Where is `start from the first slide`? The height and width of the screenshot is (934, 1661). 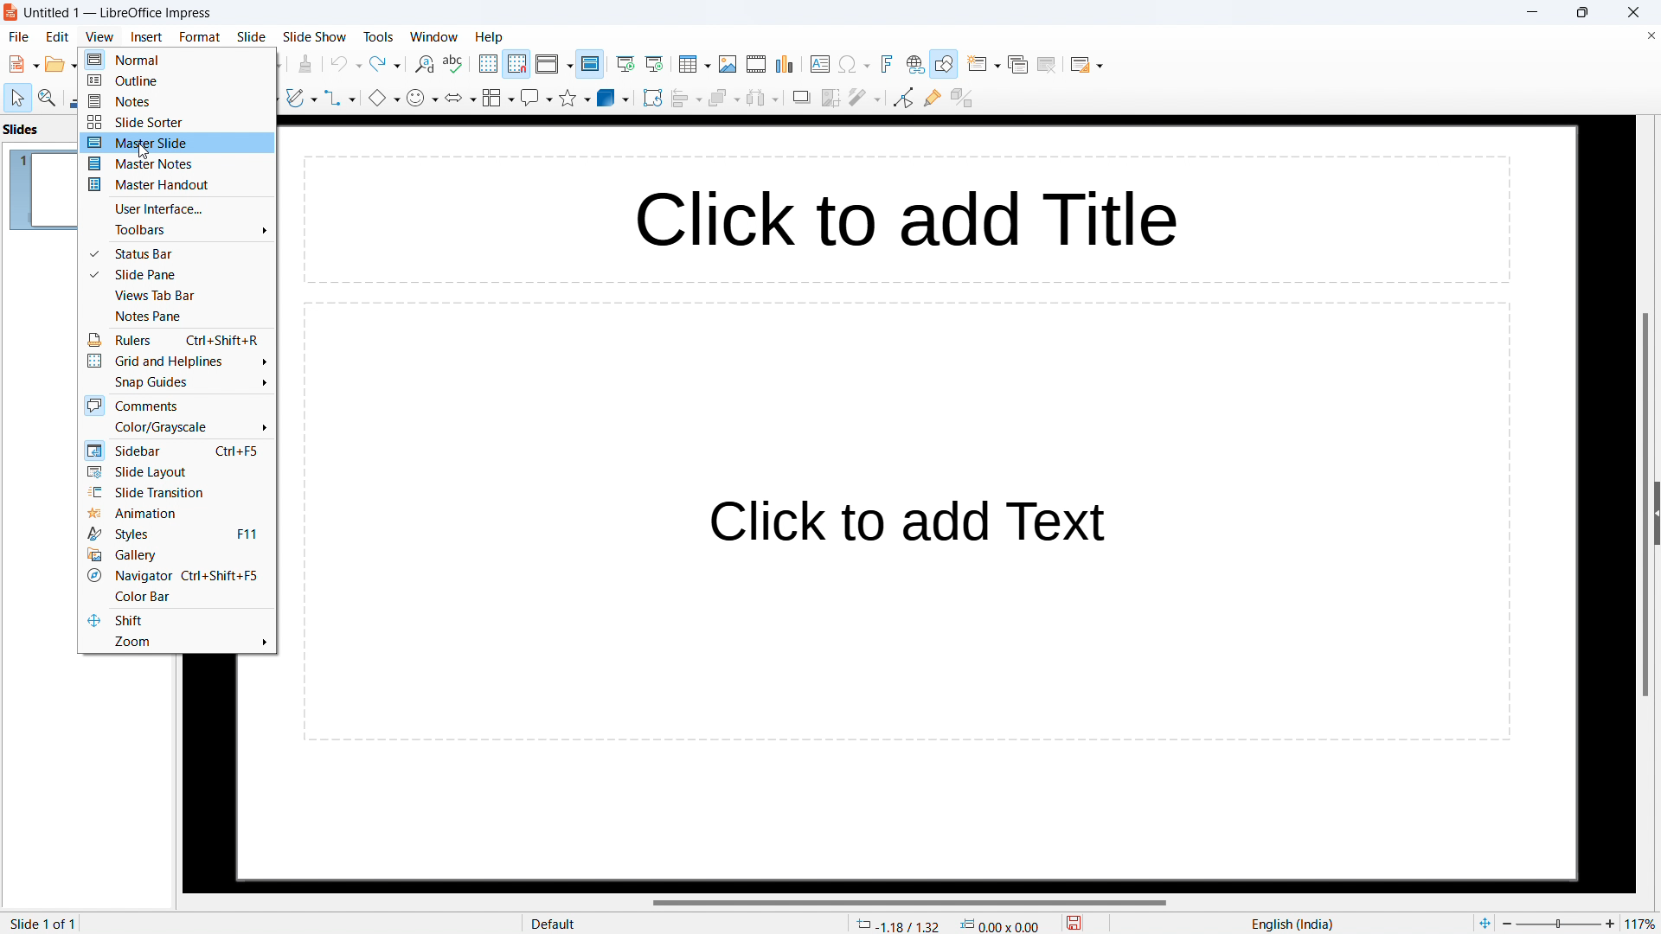 start from the first slide is located at coordinates (626, 65).